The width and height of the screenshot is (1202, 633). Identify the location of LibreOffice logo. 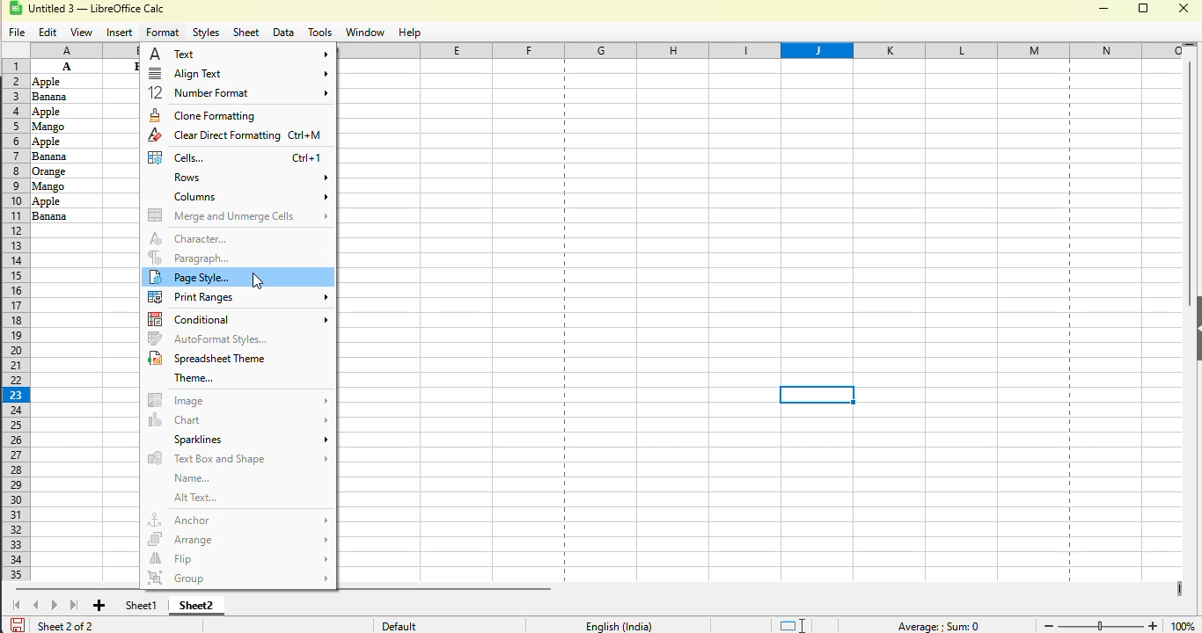
(26, 8).